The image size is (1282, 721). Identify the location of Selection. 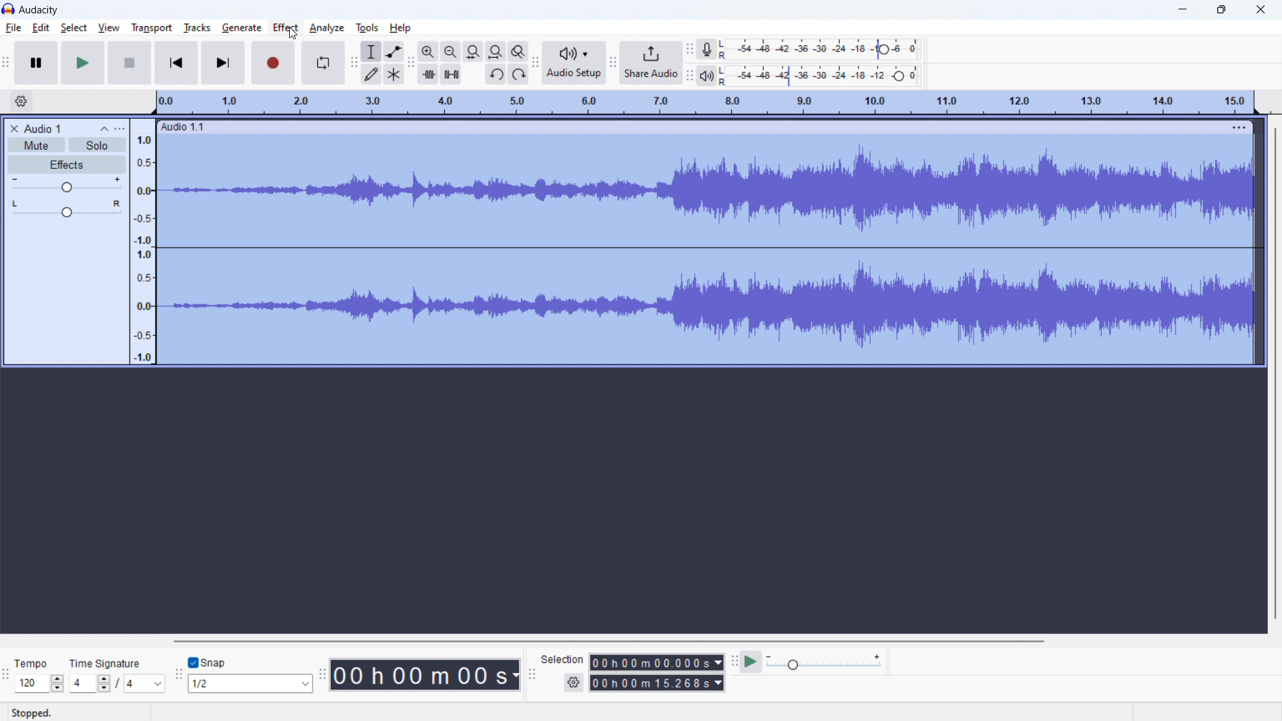
(562, 658).